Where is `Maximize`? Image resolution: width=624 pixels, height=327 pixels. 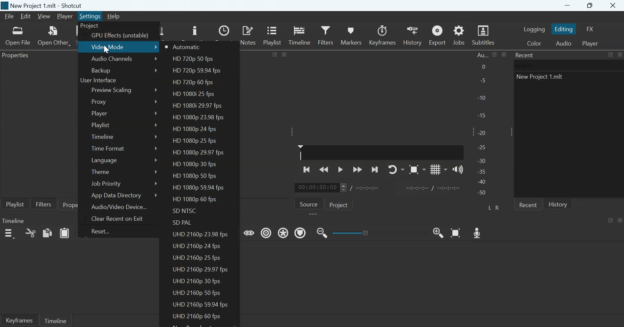 Maximize is located at coordinates (495, 54).